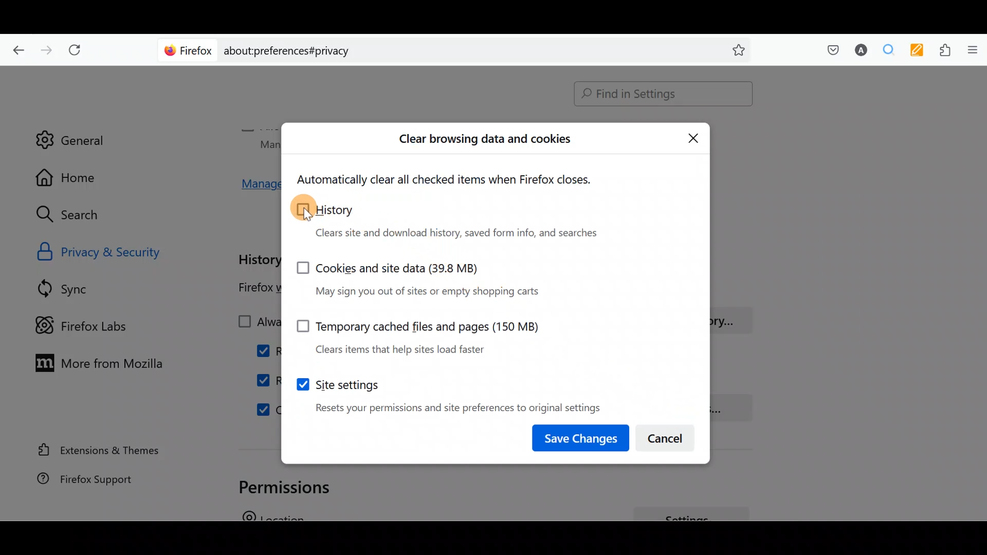  Describe the element at coordinates (70, 133) in the screenshot. I see `General` at that location.